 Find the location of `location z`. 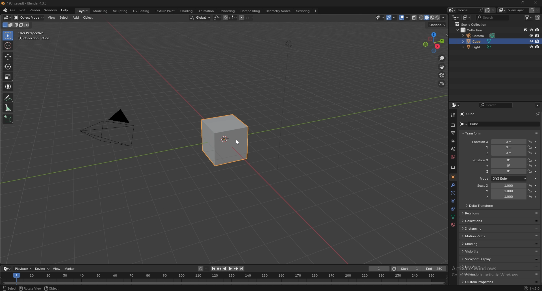

location z is located at coordinates (499, 153).